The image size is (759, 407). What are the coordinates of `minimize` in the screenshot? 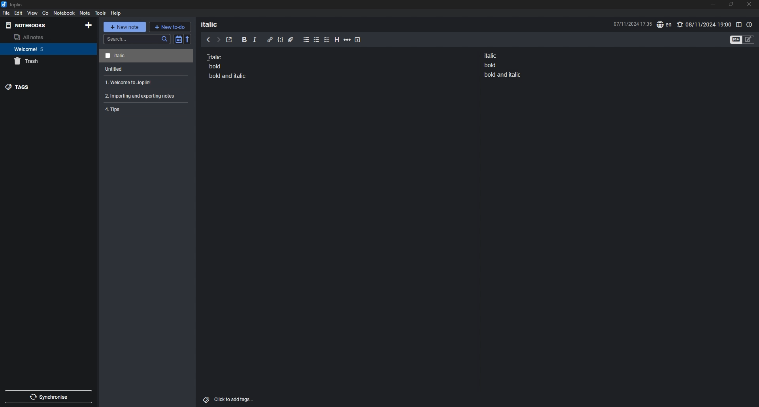 It's located at (713, 4).